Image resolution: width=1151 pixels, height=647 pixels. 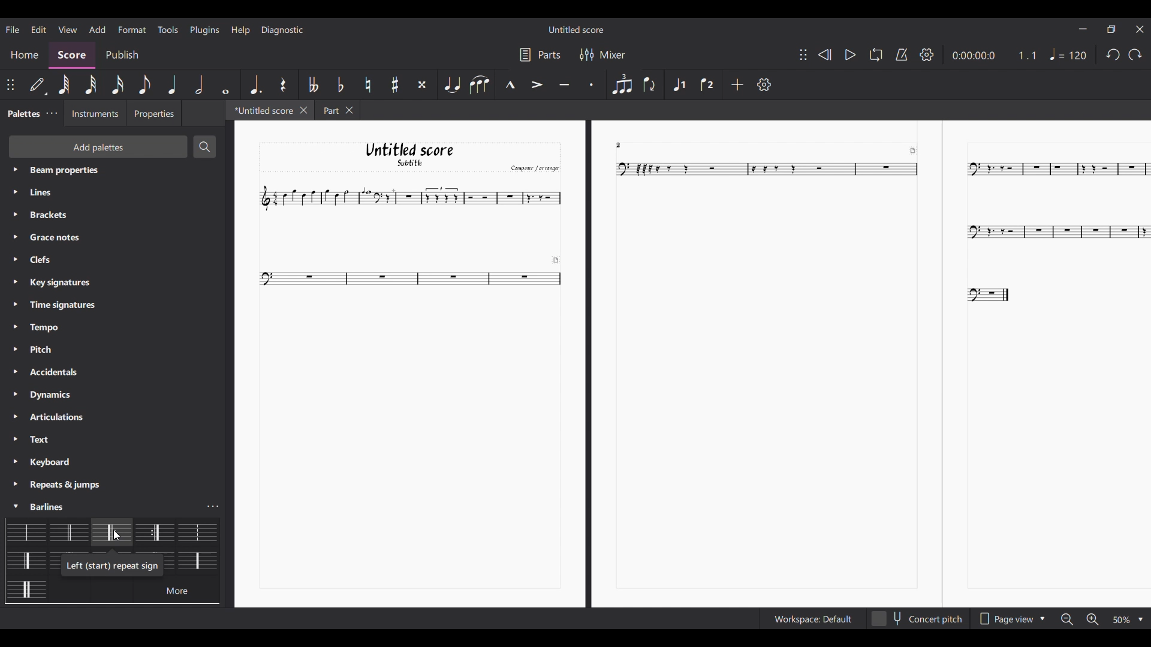 I want to click on Toggle double flat, so click(x=312, y=84).